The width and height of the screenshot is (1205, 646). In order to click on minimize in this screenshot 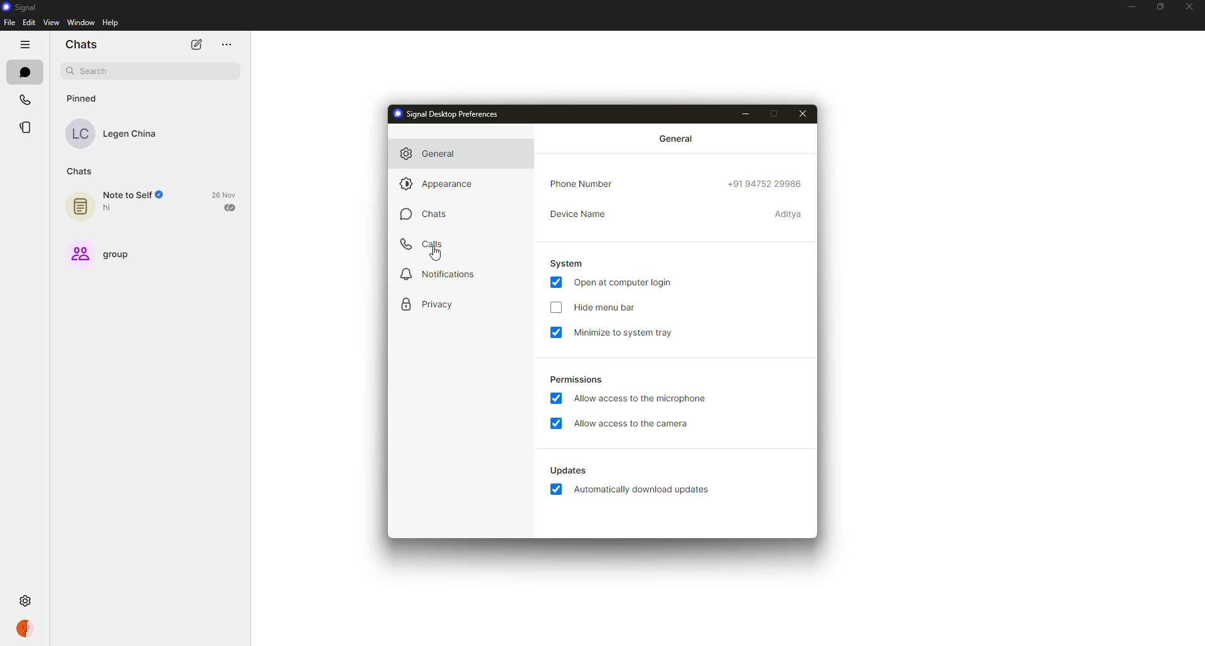, I will do `click(1131, 7)`.